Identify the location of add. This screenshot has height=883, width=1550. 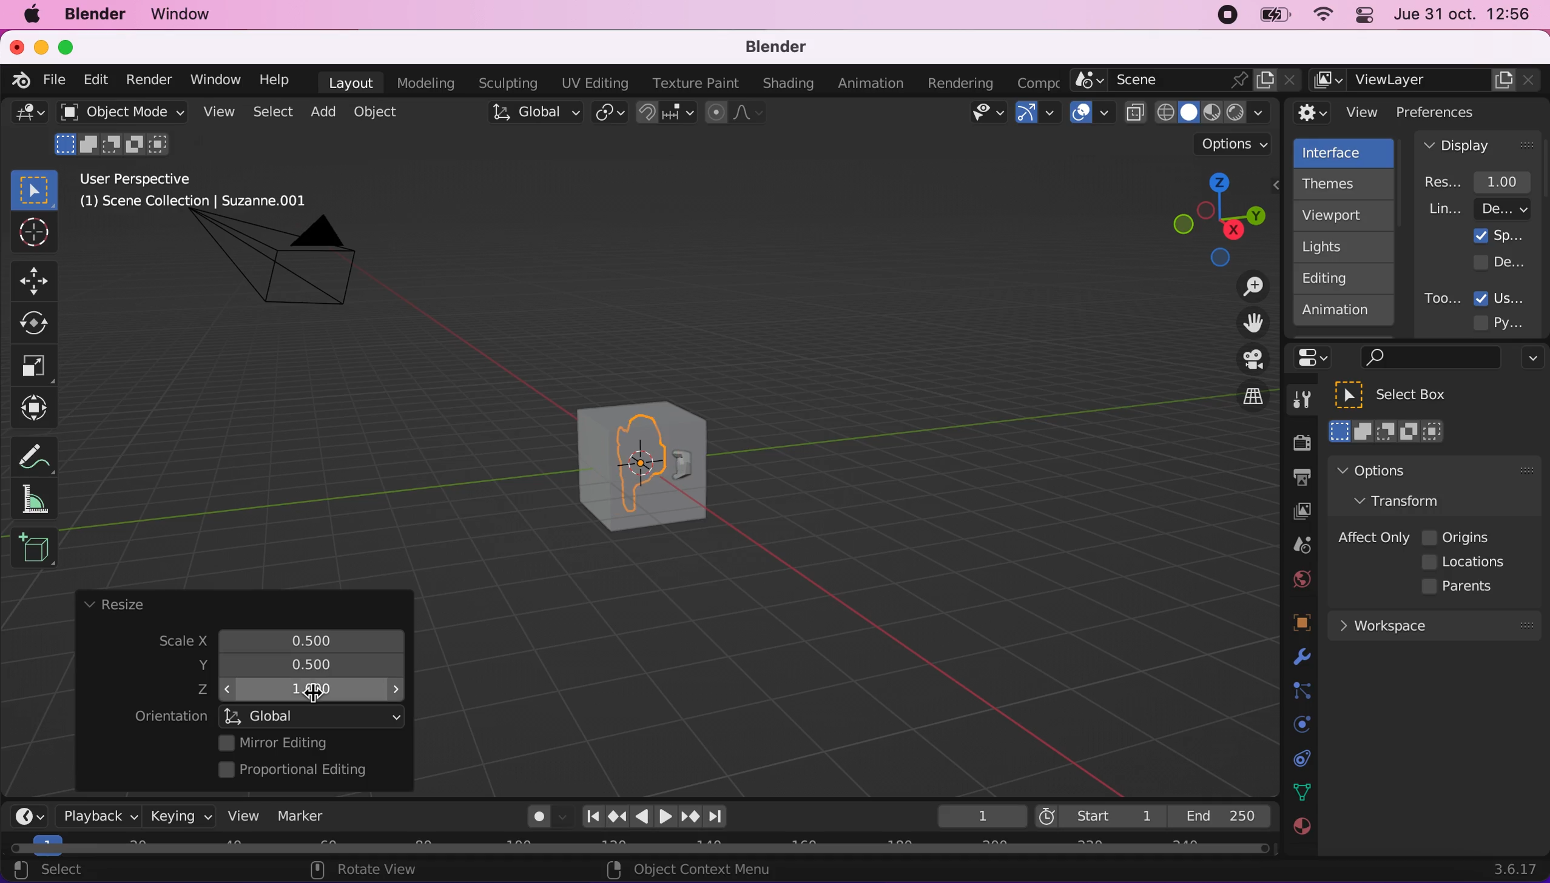
(321, 112).